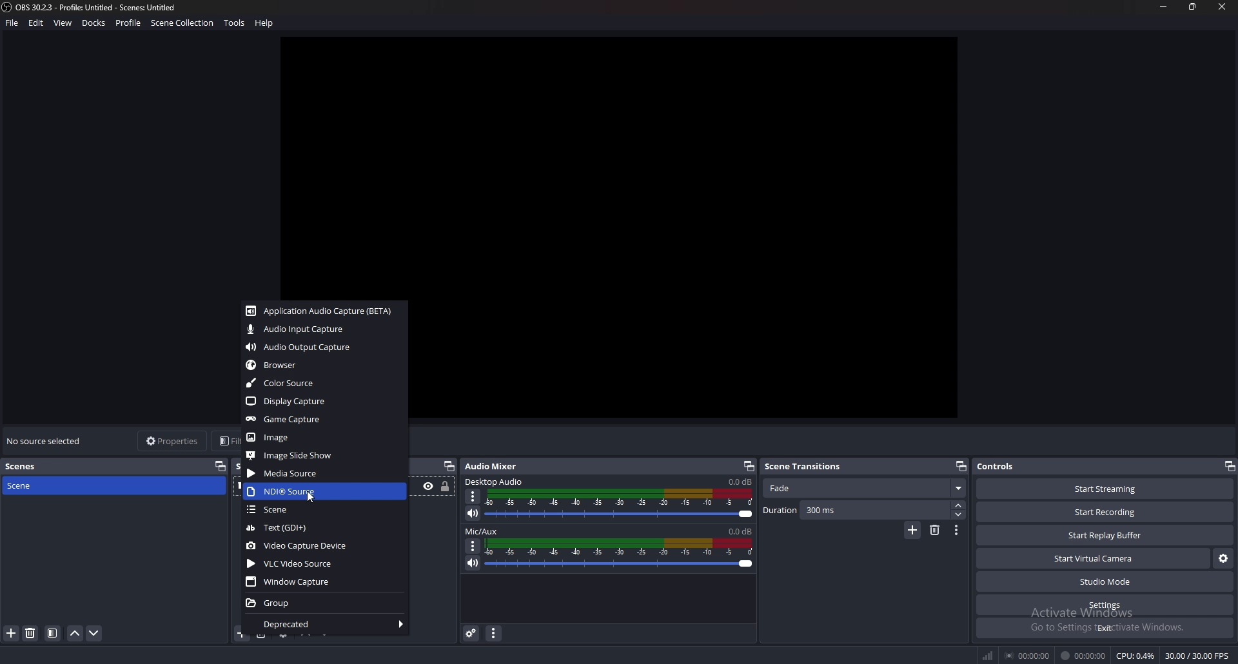 The height and width of the screenshot is (664, 1238). Describe the element at coordinates (1104, 605) in the screenshot. I see `settings` at that location.